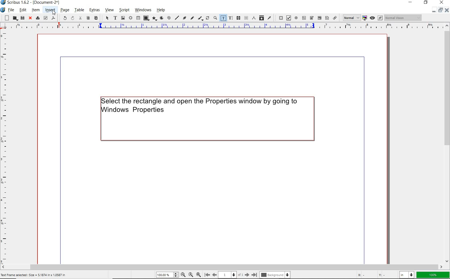  What do you see at coordinates (14, 18) in the screenshot?
I see `open` at bounding box center [14, 18].